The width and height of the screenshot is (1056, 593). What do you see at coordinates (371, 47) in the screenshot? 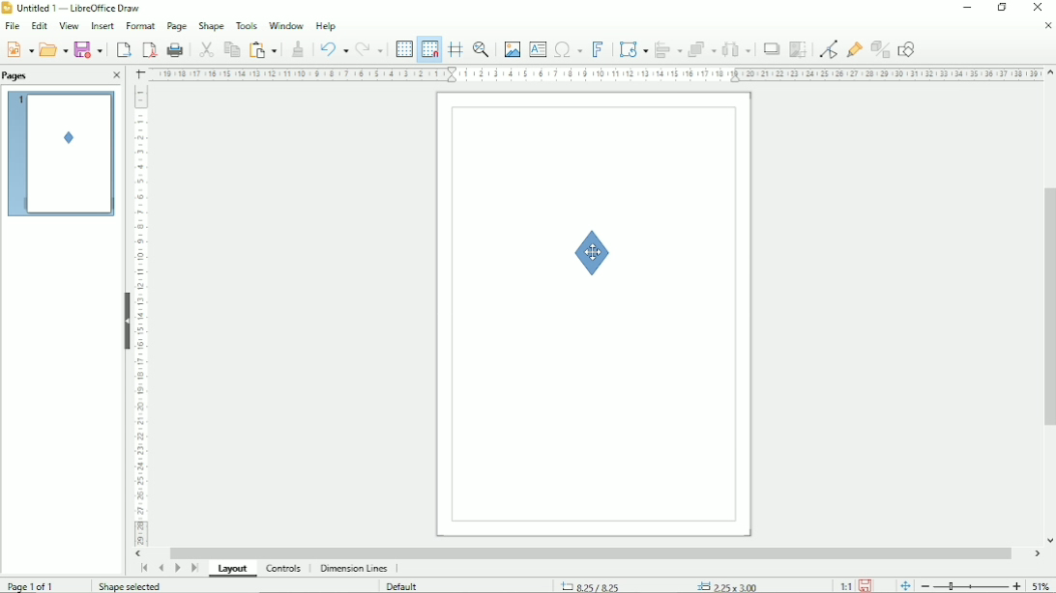
I see `Redo` at bounding box center [371, 47].